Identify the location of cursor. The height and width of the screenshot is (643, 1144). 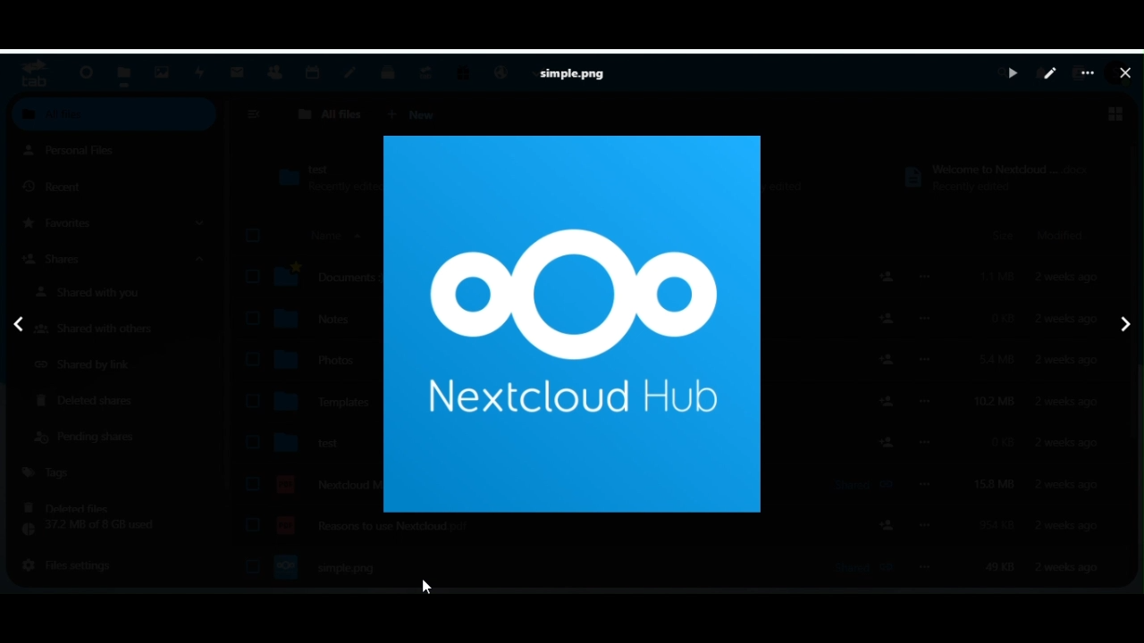
(429, 588).